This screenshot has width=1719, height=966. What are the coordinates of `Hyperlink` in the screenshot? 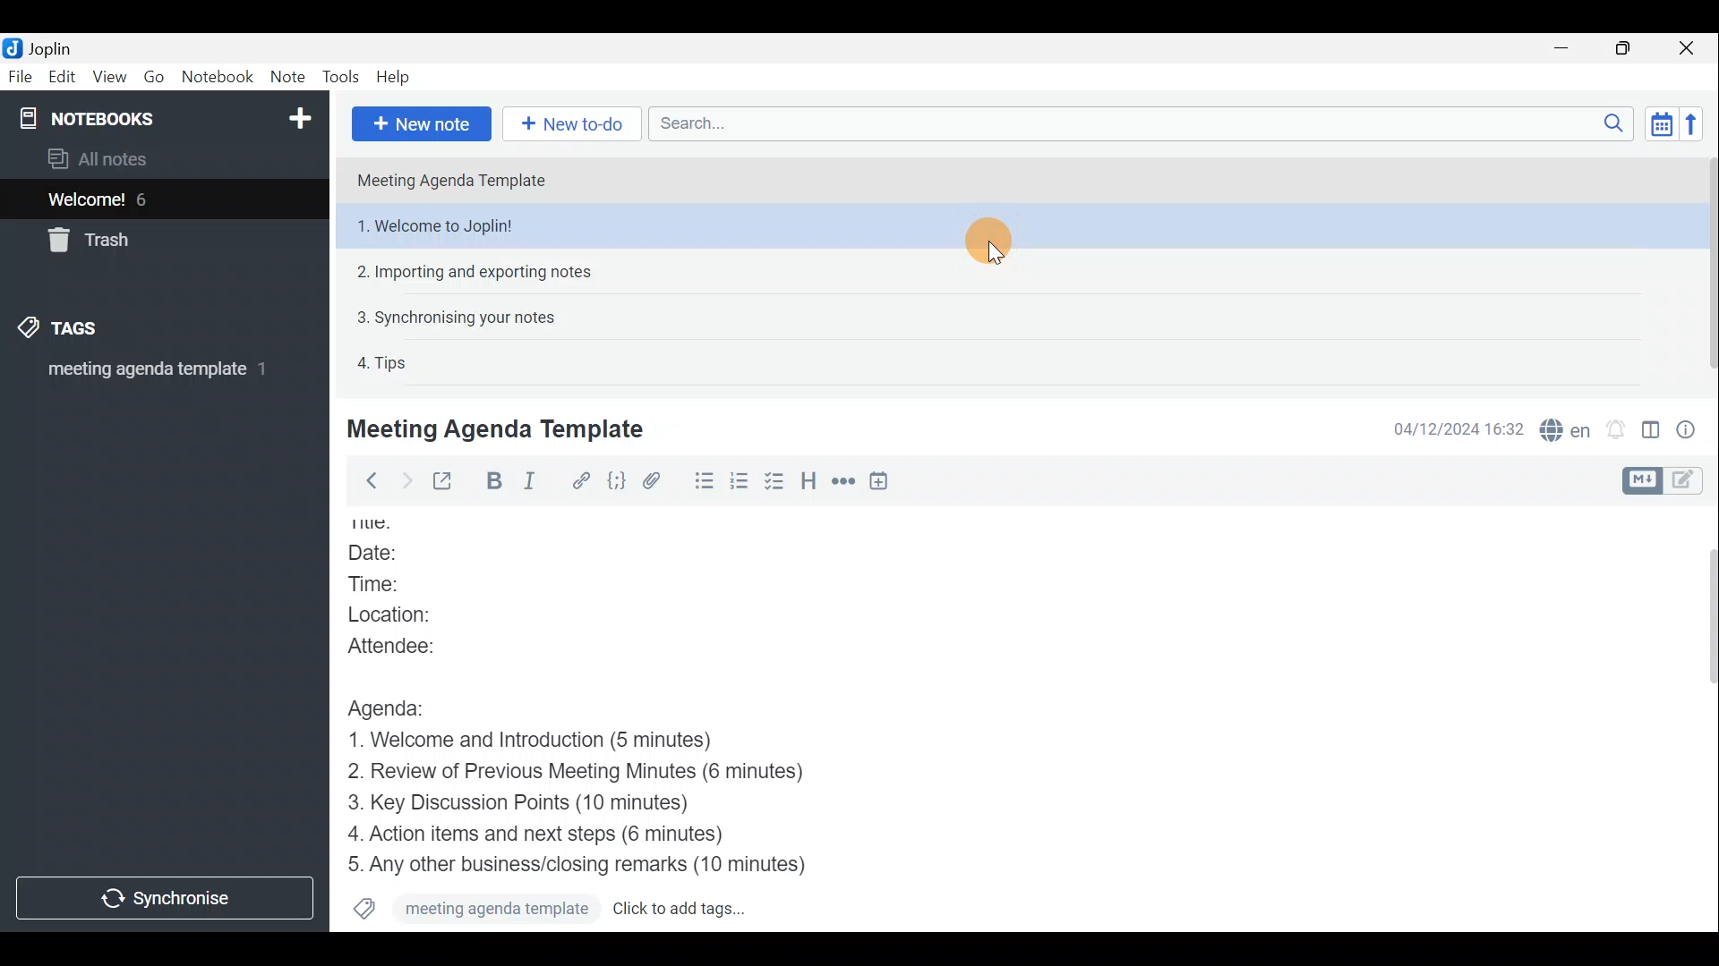 It's located at (581, 480).